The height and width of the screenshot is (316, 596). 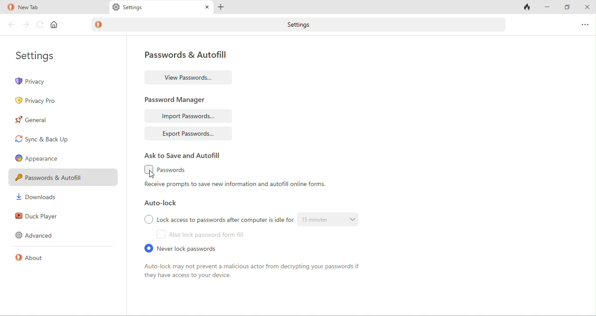 I want to click on options, so click(x=584, y=23).